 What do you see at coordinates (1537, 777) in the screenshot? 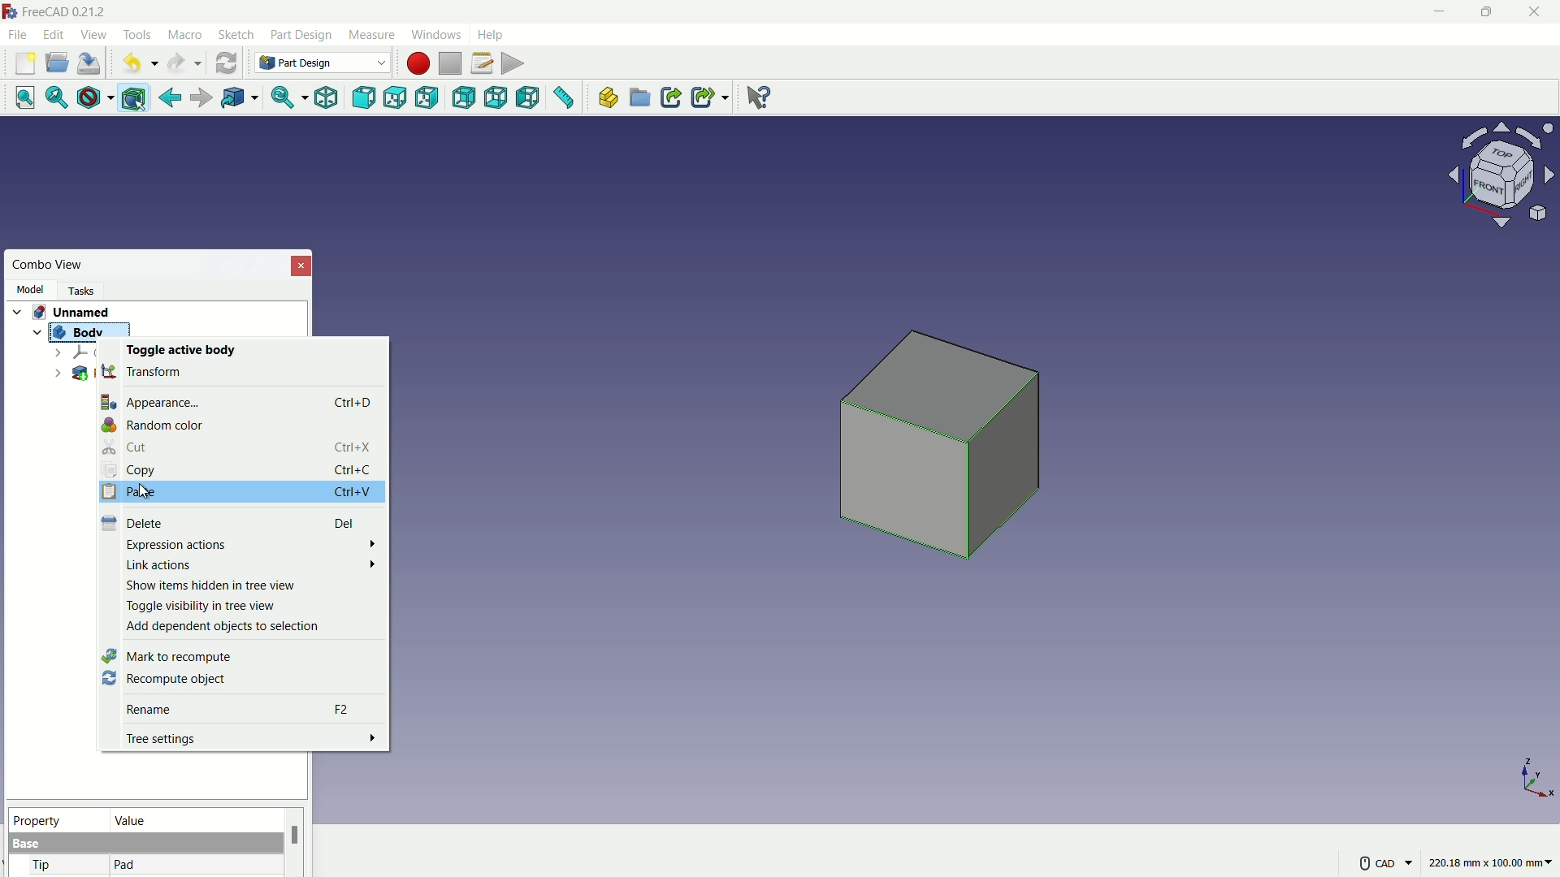
I see `axis` at bounding box center [1537, 777].